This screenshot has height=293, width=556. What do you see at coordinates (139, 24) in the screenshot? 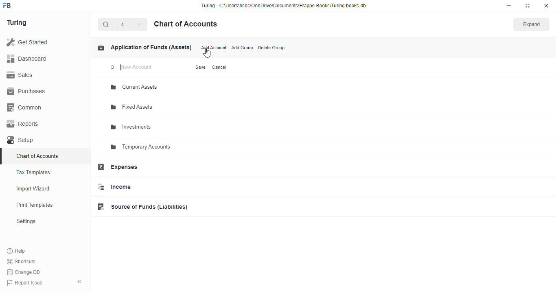
I see `forward` at bounding box center [139, 24].